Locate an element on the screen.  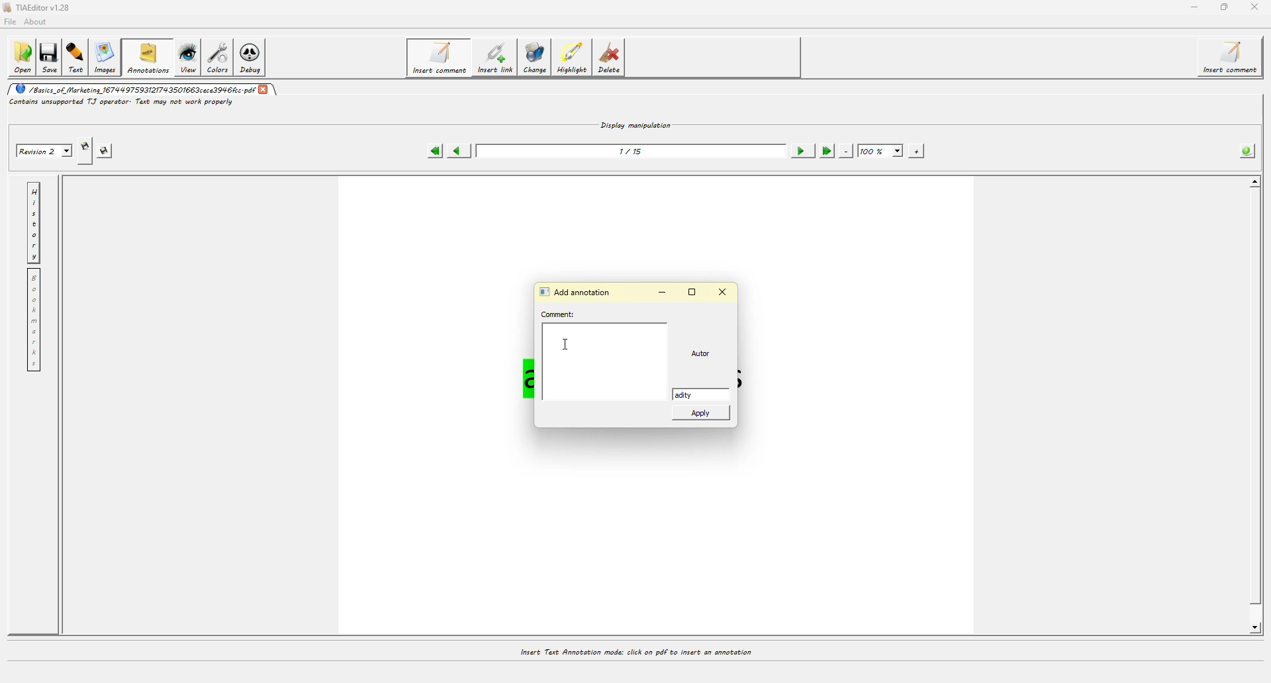
info about the pdf is located at coordinates (1245, 152).